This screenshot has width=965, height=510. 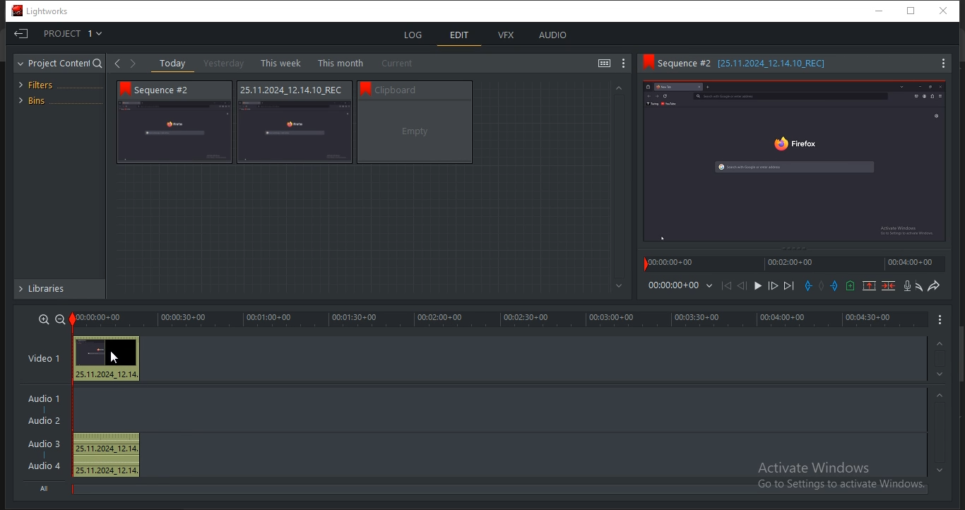 What do you see at coordinates (946, 10) in the screenshot?
I see `Close` at bounding box center [946, 10].